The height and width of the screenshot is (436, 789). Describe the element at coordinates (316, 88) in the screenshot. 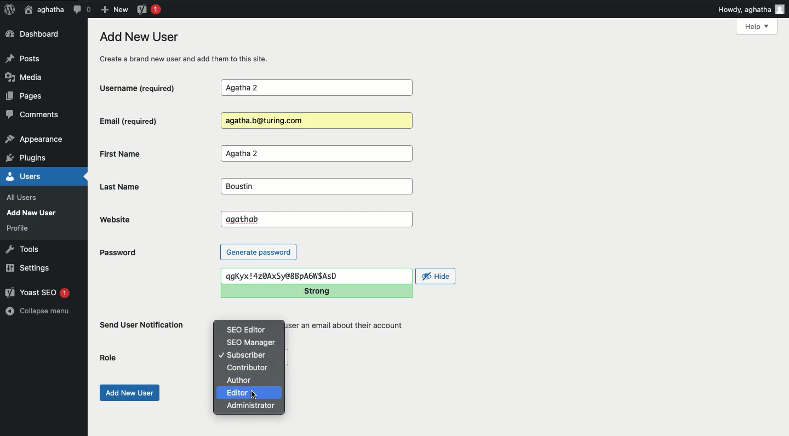

I see `Agatha 2` at that location.